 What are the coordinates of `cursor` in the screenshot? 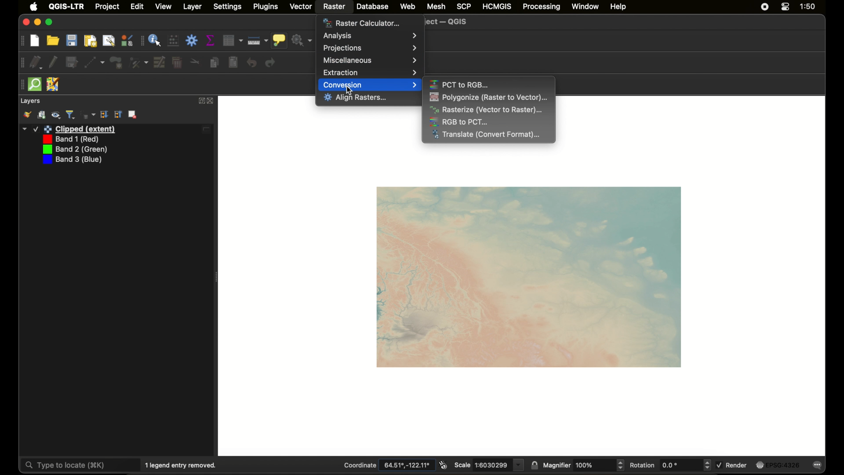 It's located at (350, 90).